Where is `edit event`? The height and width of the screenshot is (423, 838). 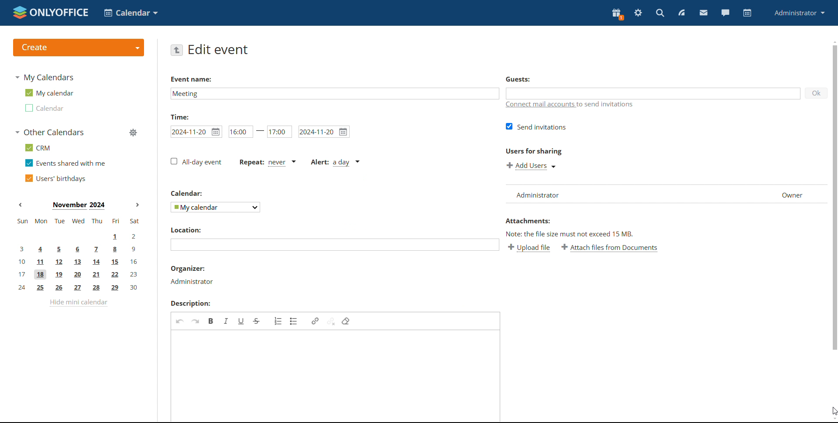
edit event is located at coordinates (218, 50).